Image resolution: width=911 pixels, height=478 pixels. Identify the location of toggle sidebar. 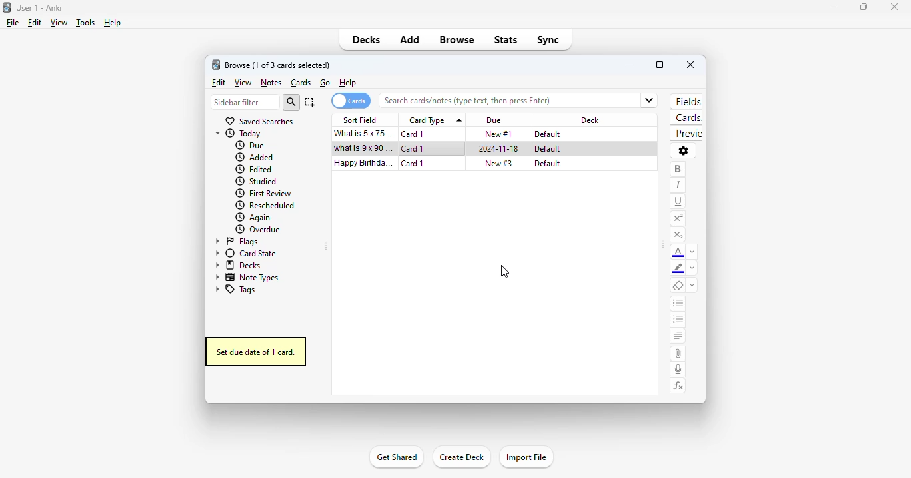
(325, 246).